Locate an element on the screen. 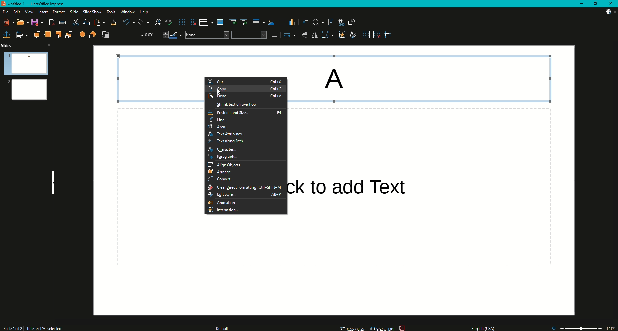  Master slide is located at coordinates (221, 22).